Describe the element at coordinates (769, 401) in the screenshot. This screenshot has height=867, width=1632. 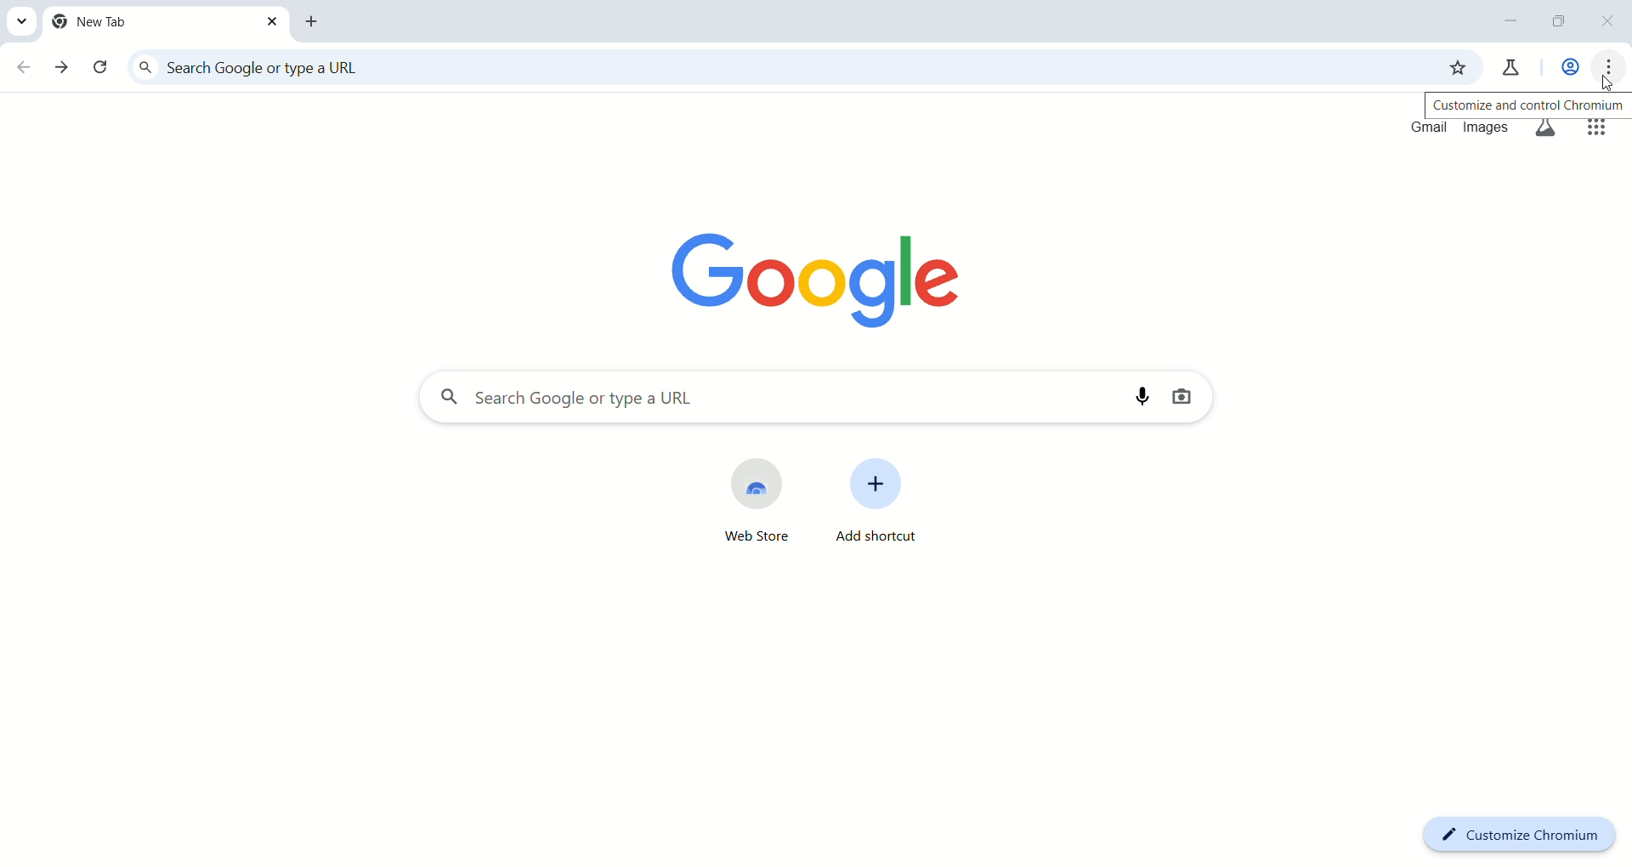
I see `search` at that location.